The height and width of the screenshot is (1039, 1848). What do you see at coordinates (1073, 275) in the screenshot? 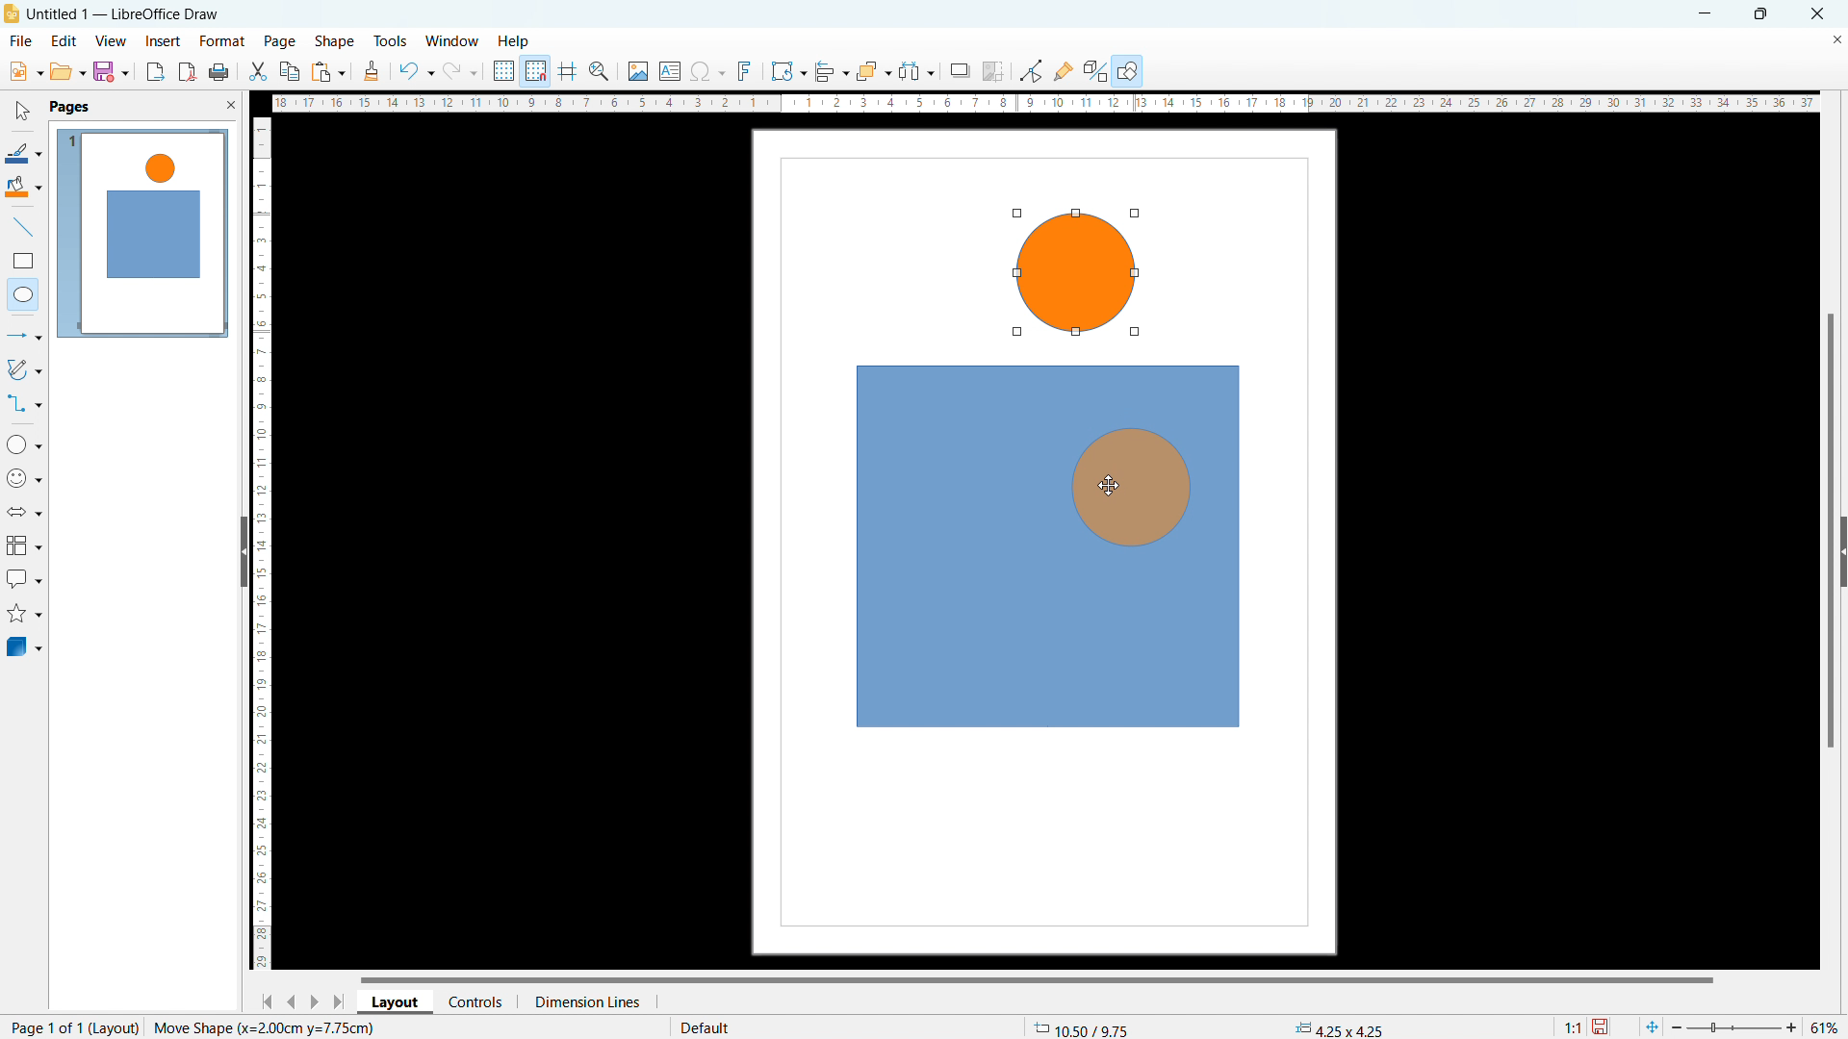
I see `object 2 drawing complete` at bounding box center [1073, 275].